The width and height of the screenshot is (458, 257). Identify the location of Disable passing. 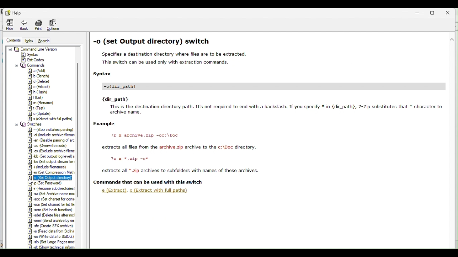
(50, 141).